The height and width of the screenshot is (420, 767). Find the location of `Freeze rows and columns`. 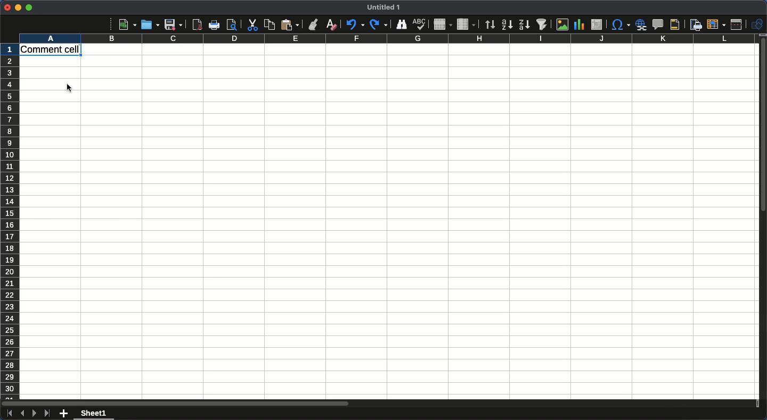

Freeze rows and columns is located at coordinates (716, 24).